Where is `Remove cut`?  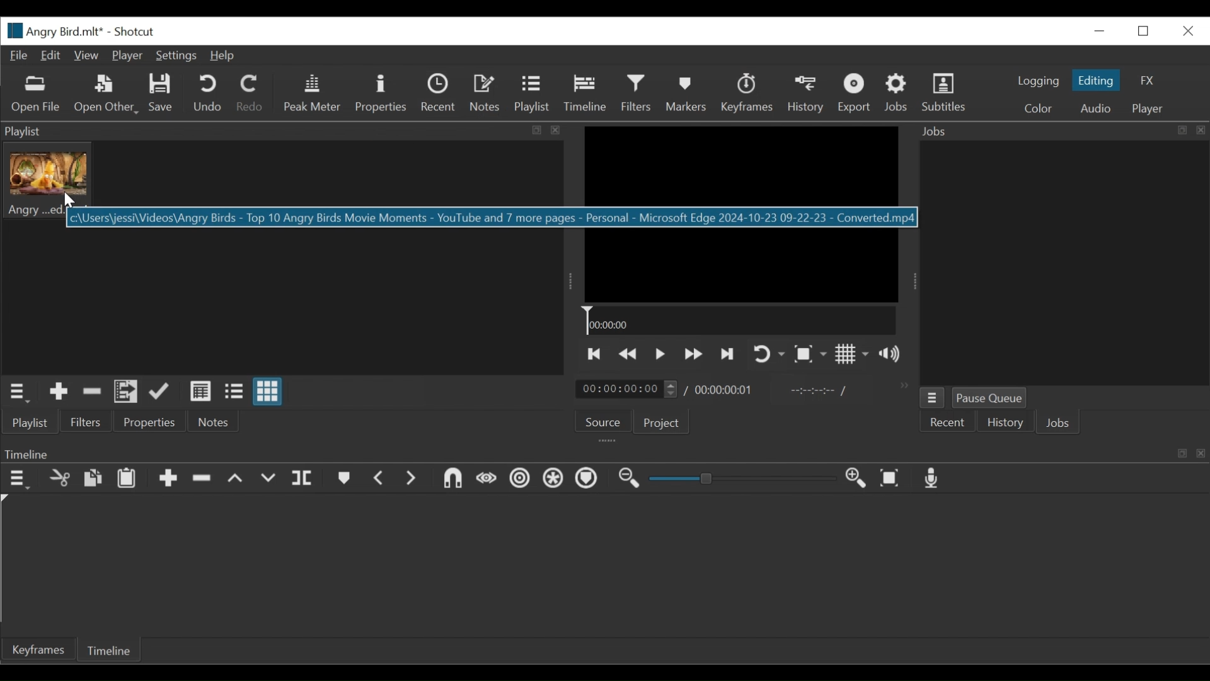
Remove cut is located at coordinates (90, 392).